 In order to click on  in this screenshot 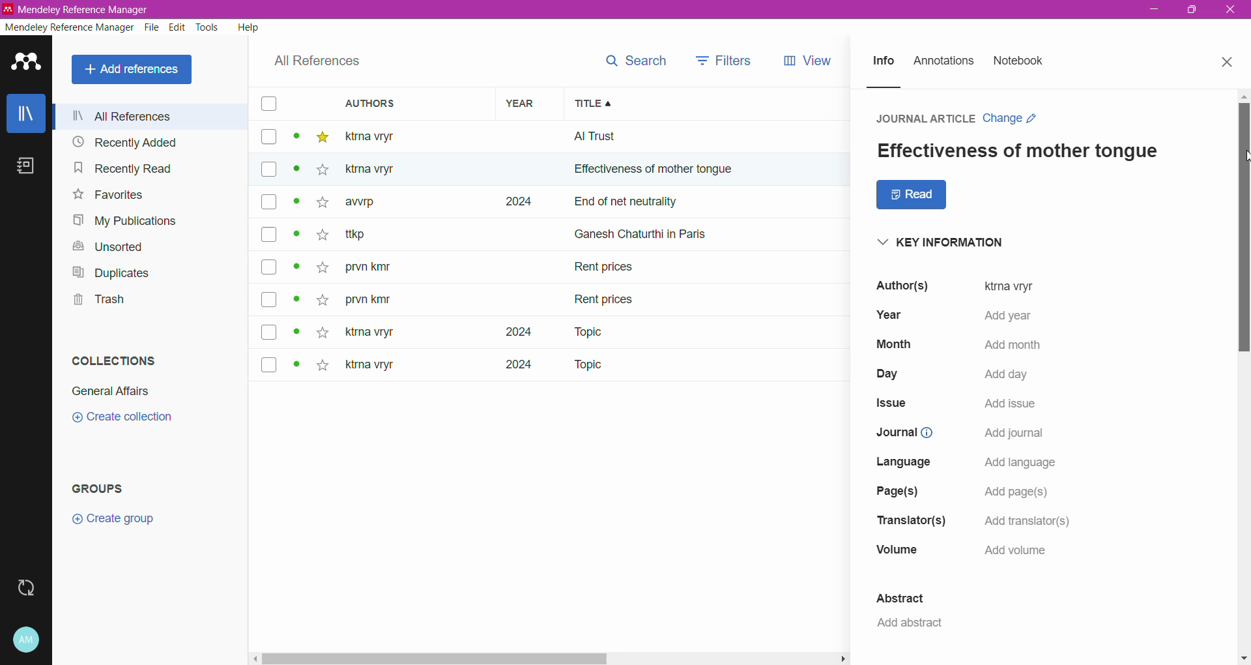, I will do `click(379, 170)`.